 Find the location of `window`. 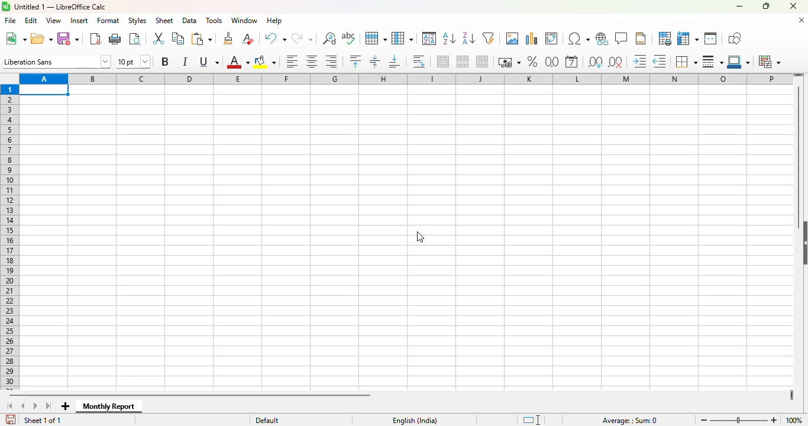

window is located at coordinates (244, 21).